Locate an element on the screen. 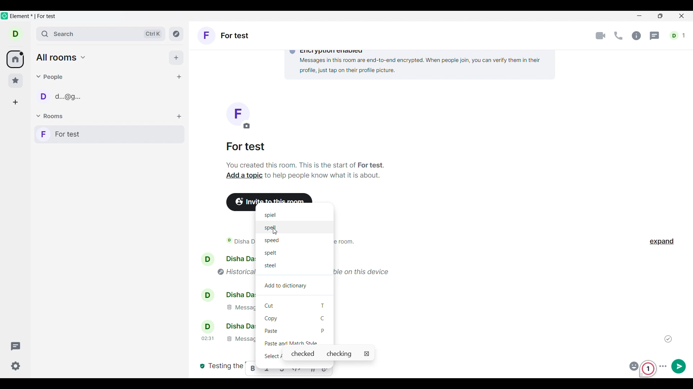 Image resolution: width=693 pixels, height=389 pixels. Add room is located at coordinates (179, 117).